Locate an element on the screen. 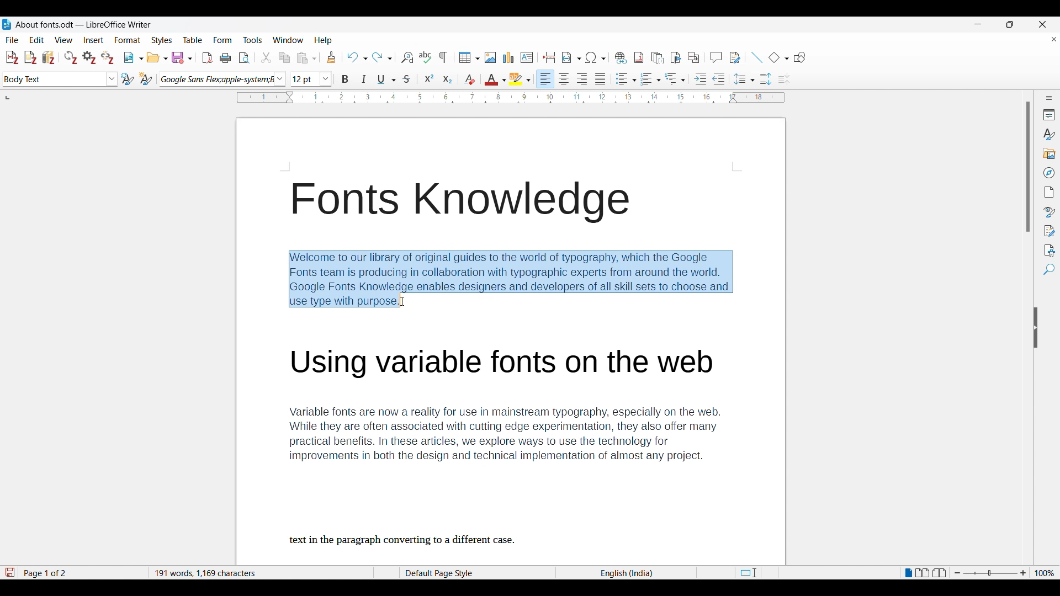 Image resolution: width=1060 pixels, height=596 pixels. Highlight color options is located at coordinates (520, 79).